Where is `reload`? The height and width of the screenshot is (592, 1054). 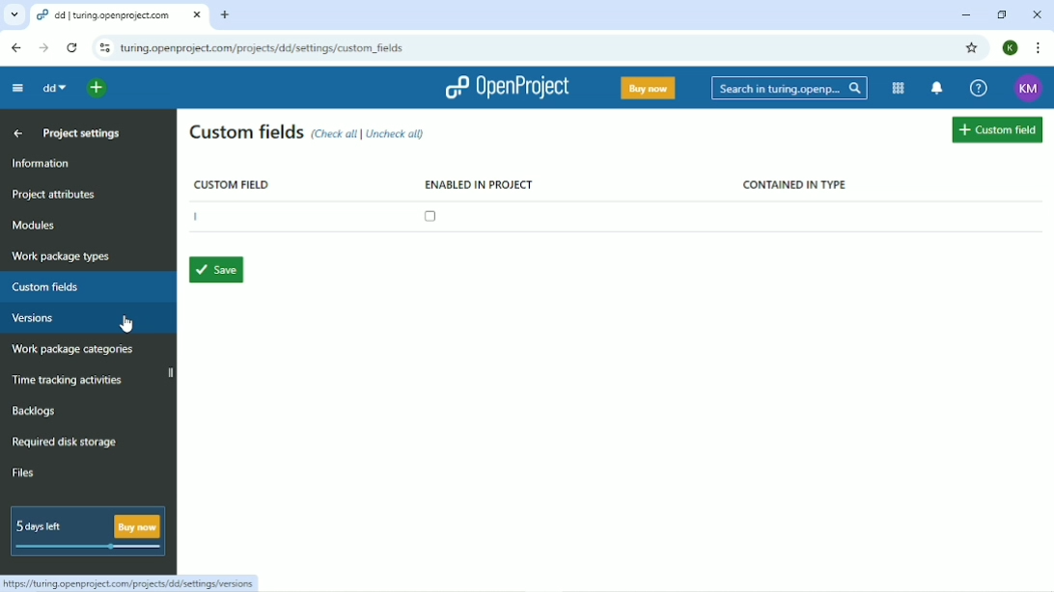
reload is located at coordinates (70, 46).